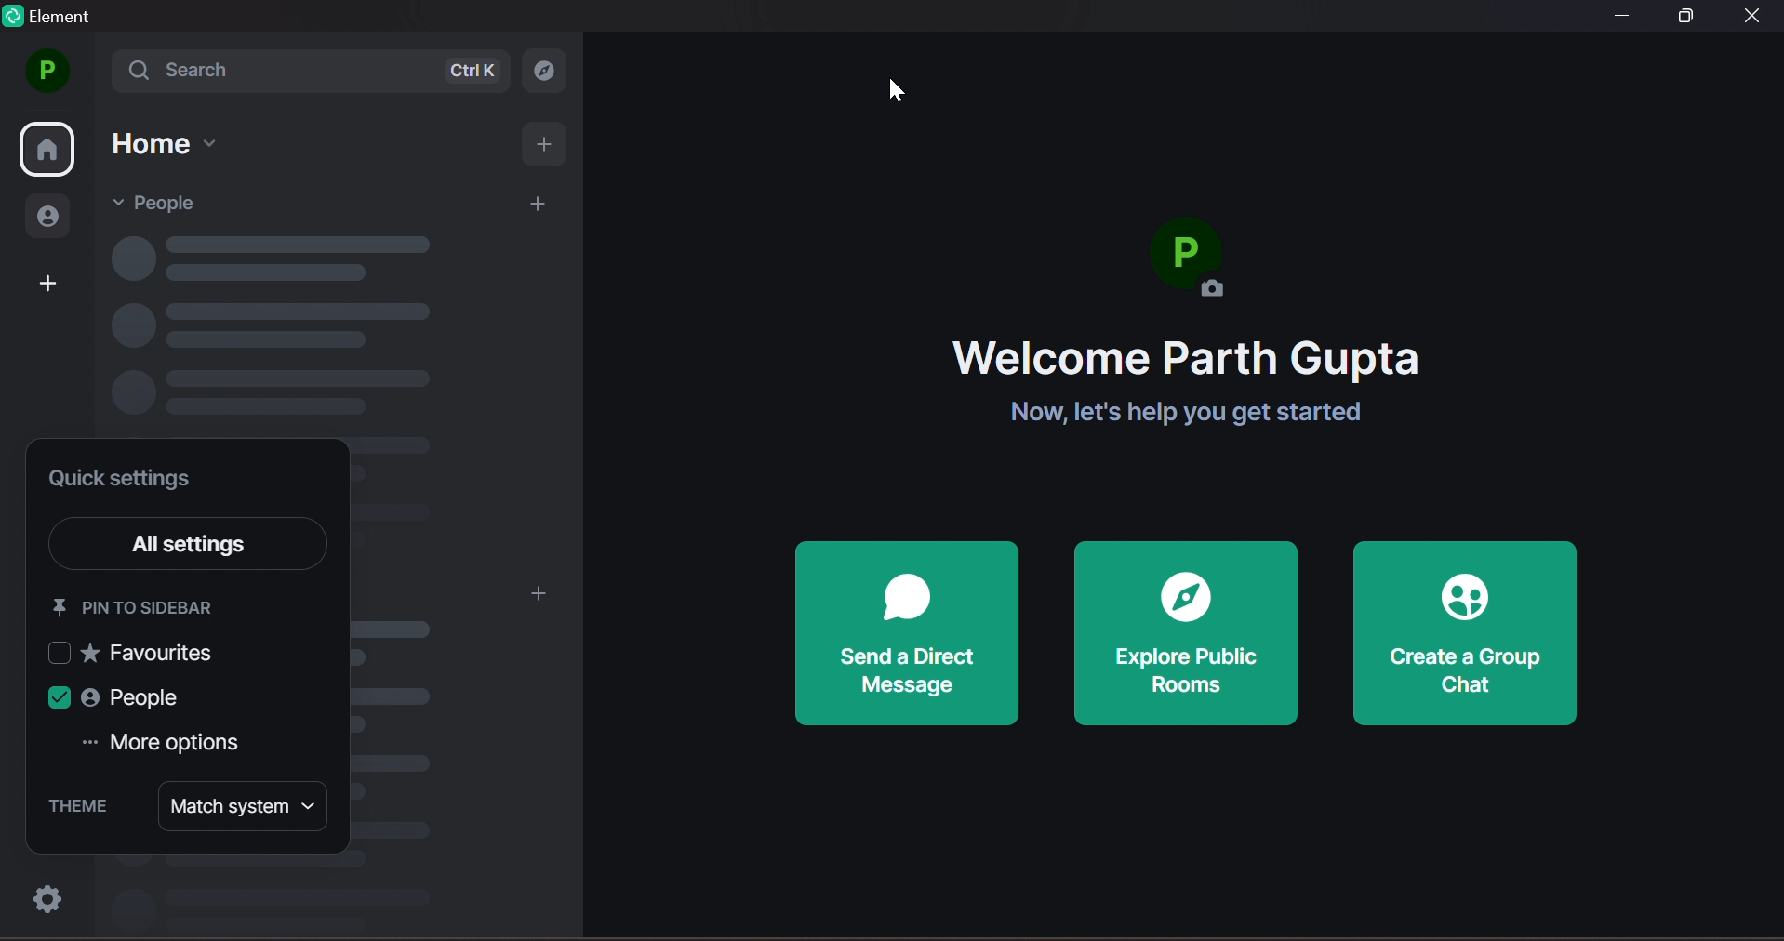  Describe the element at coordinates (552, 69) in the screenshot. I see `search` at that location.